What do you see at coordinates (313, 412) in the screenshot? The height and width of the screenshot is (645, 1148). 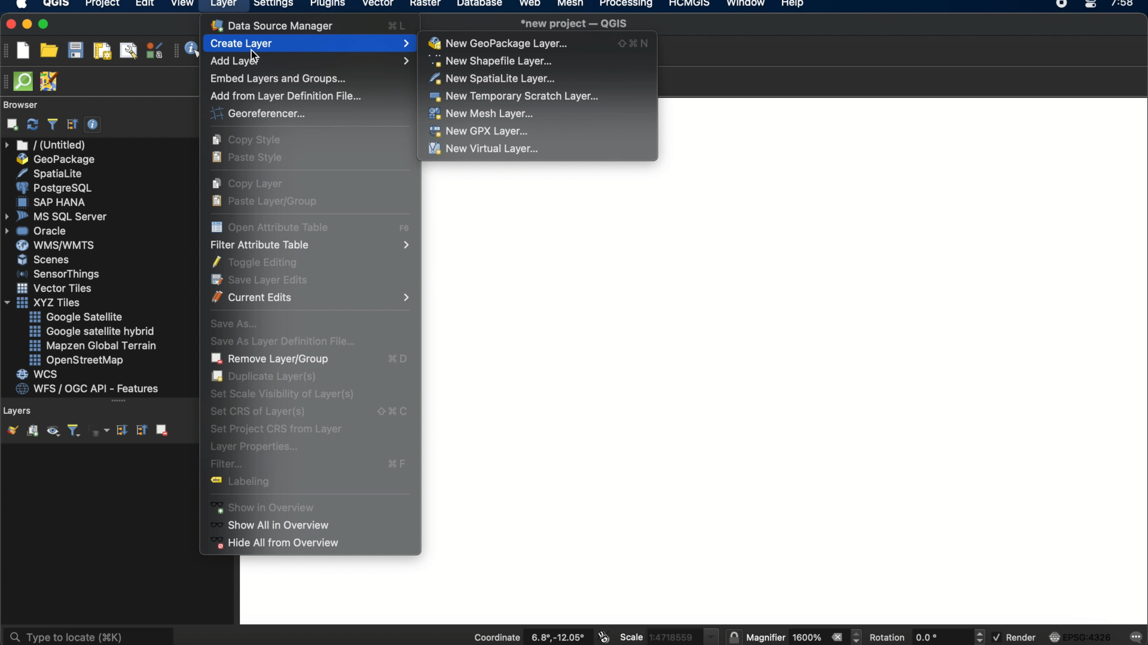 I see `set crs of layers` at bounding box center [313, 412].